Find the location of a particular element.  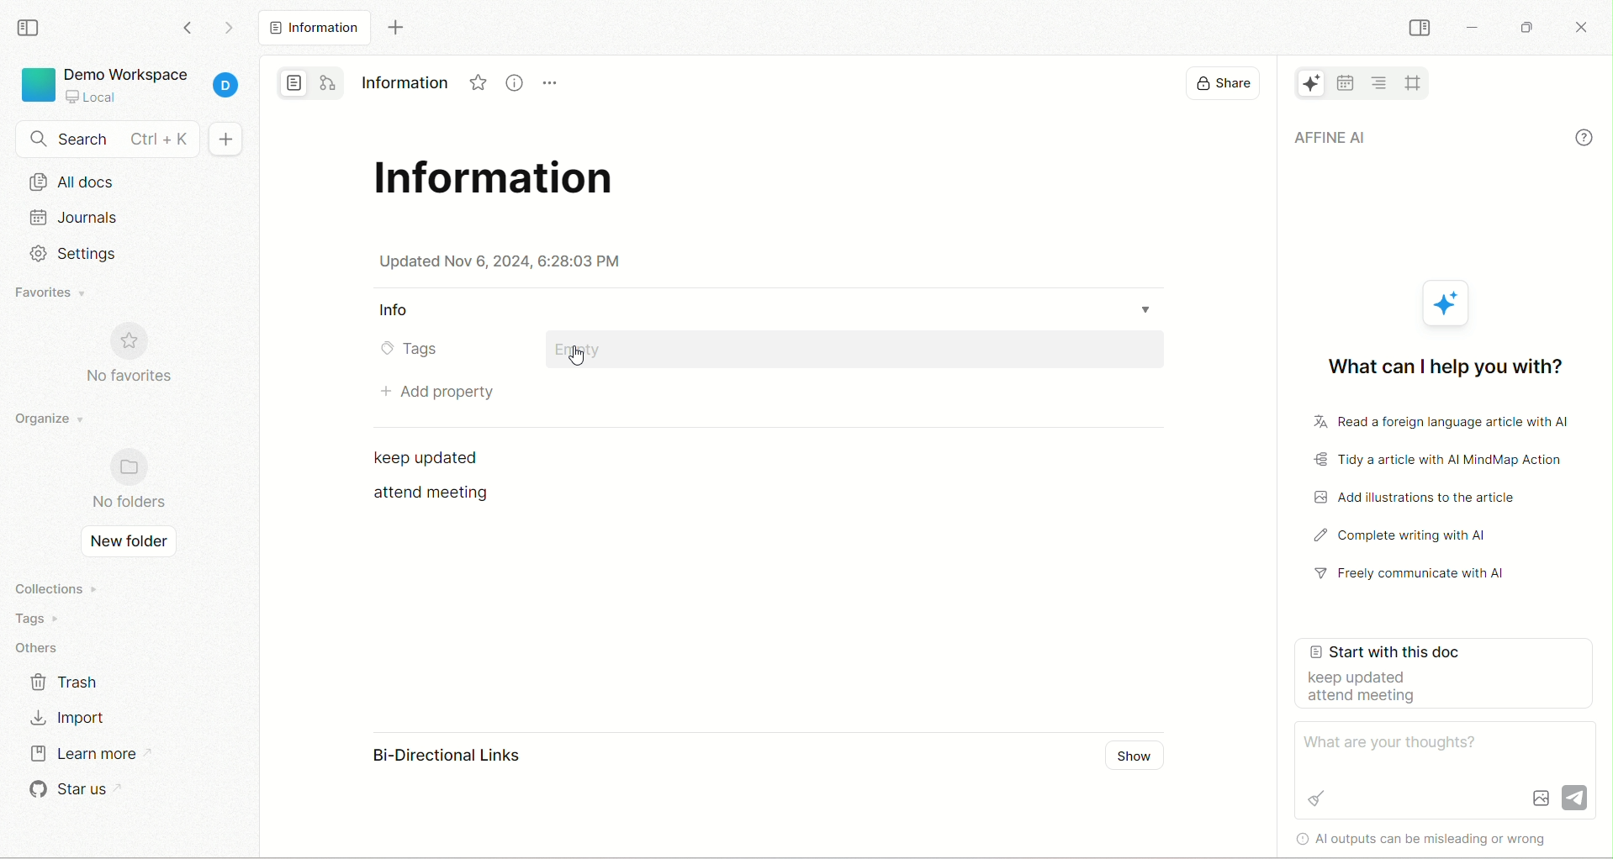

favorites is located at coordinates (51, 292).